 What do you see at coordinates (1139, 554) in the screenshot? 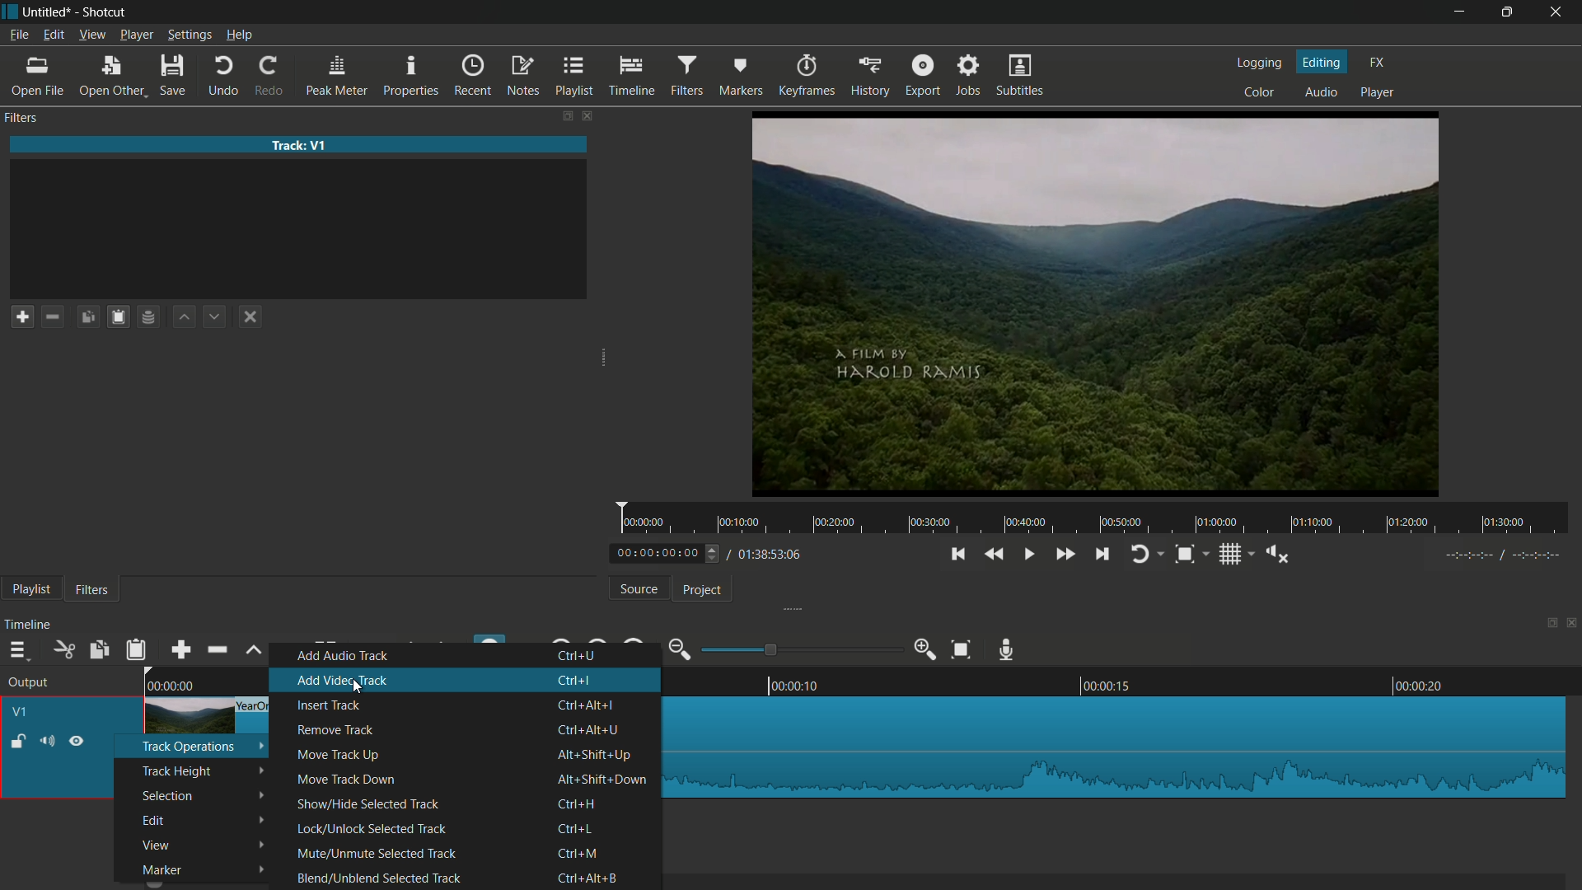
I see `toggle player looping` at bounding box center [1139, 554].